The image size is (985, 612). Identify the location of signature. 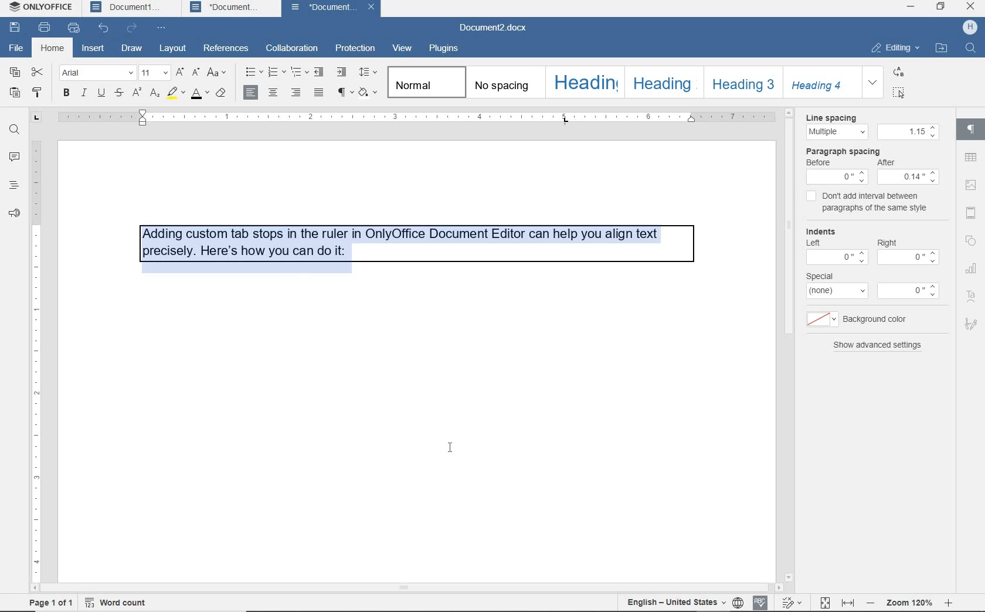
(972, 322).